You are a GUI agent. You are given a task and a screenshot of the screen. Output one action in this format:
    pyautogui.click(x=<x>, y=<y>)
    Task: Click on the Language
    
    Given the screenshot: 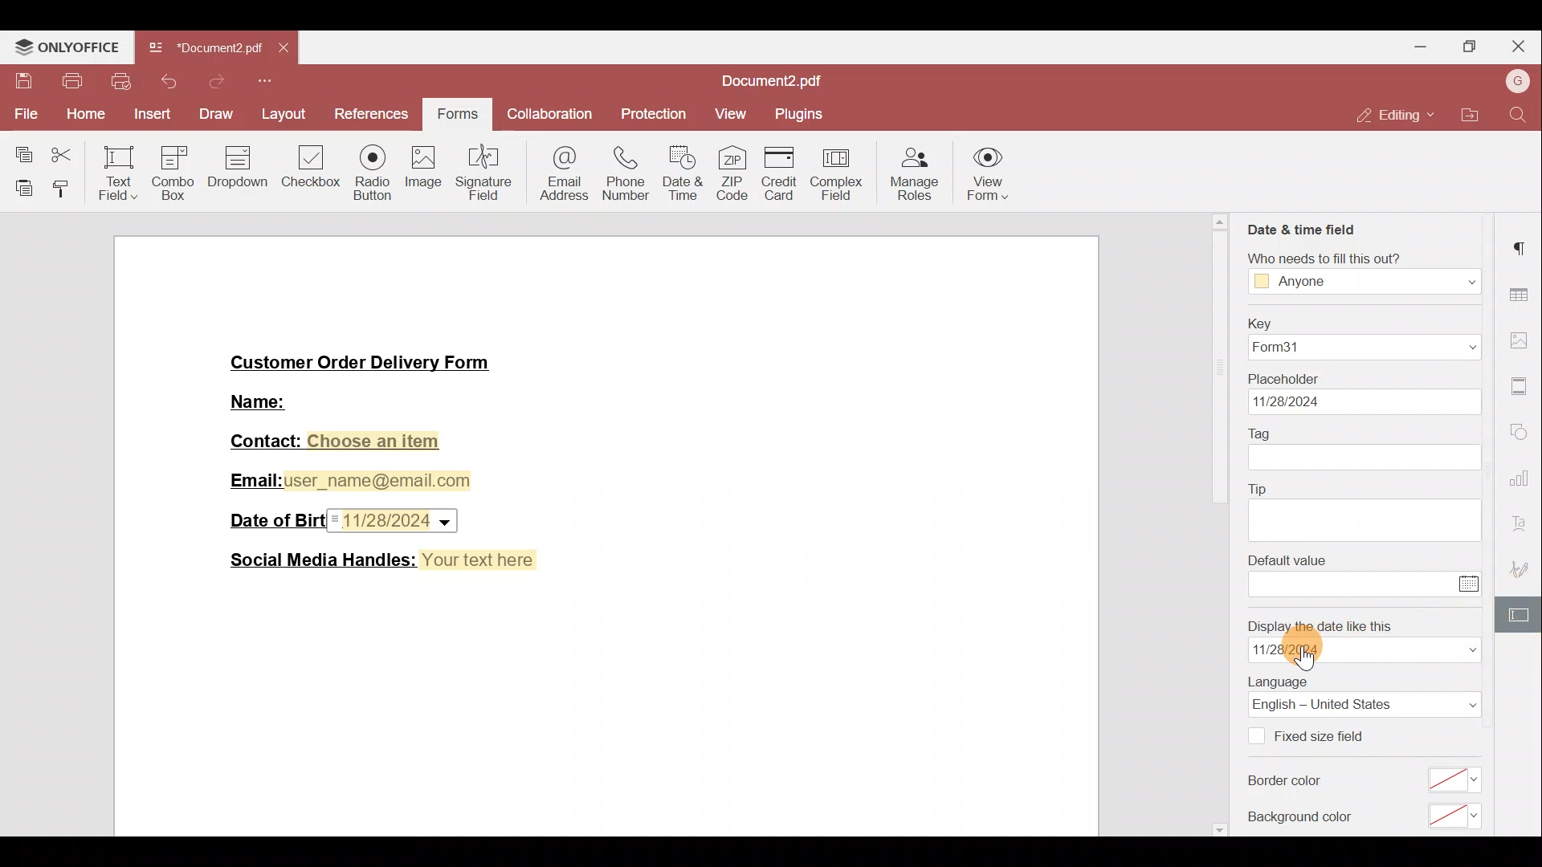 What is the action you would take?
    pyautogui.click(x=1280, y=682)
    